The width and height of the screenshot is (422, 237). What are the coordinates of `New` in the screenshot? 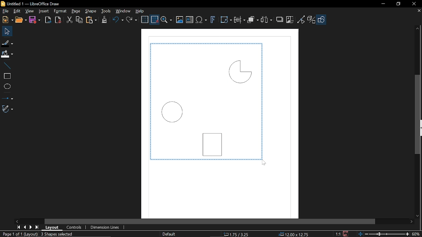 It's located at (7, 20).